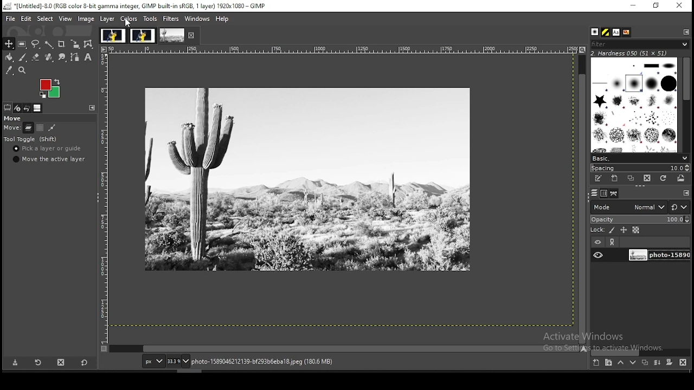  Describe the element at coordinates (640, 44) in the screenshot. I see `filter brushes` at that location.